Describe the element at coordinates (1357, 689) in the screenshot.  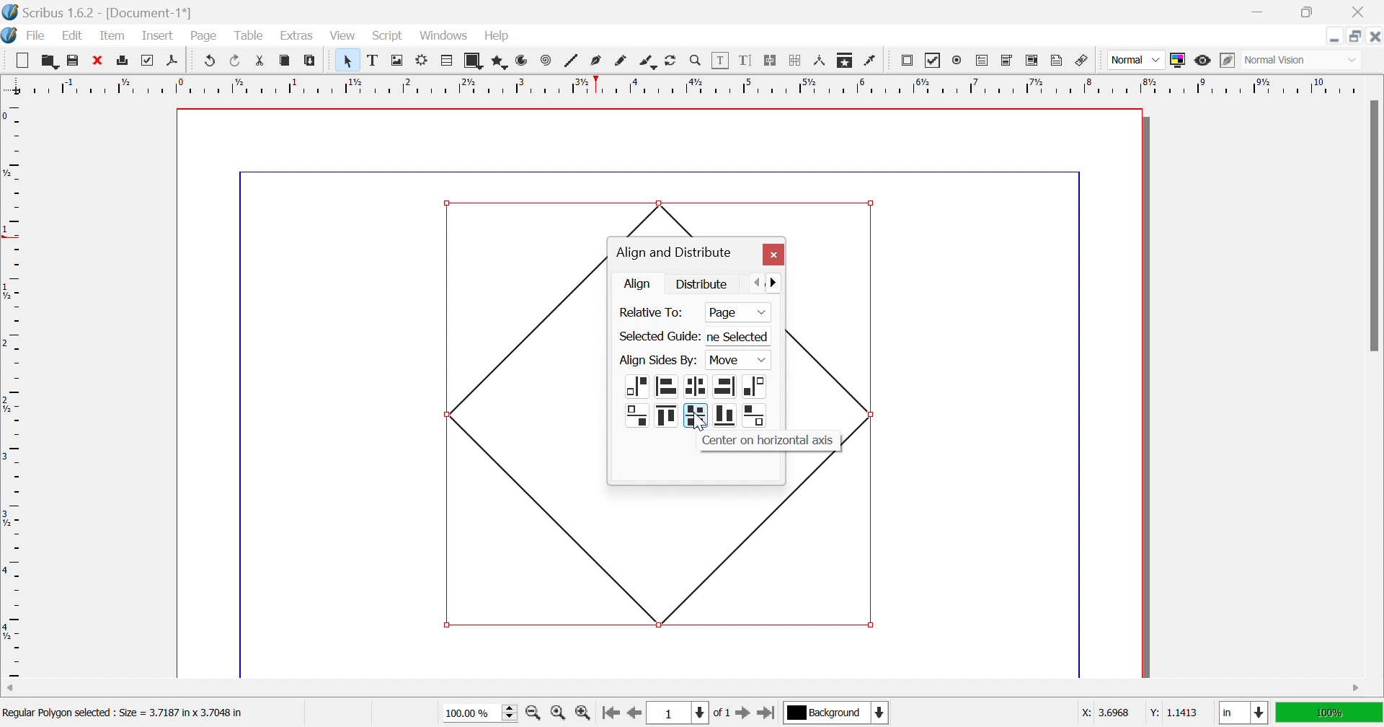
I see `Scroll right` at that location.